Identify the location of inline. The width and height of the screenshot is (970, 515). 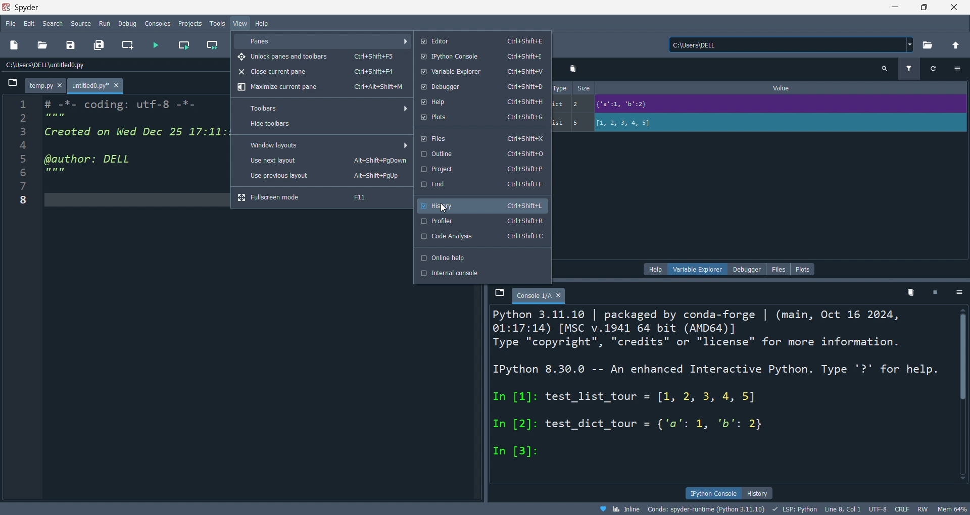
(619, 509).